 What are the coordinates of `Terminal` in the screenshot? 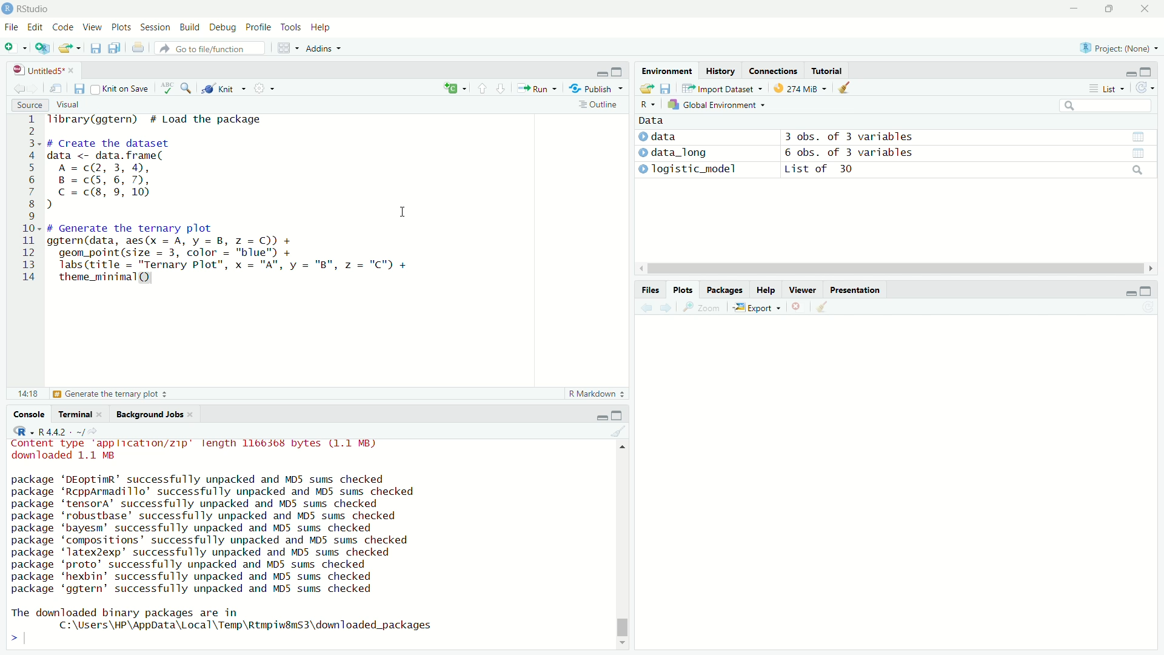 It's located at (76, 414).